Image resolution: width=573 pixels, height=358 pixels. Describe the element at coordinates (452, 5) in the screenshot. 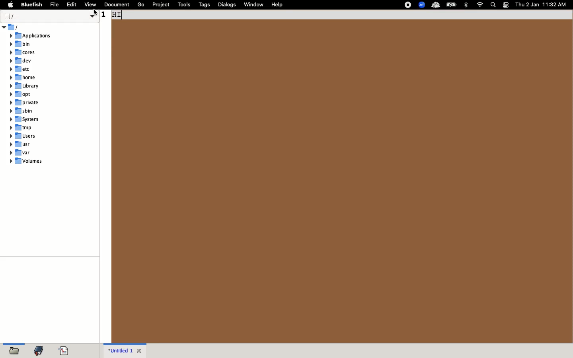

I see `charge` at that location.